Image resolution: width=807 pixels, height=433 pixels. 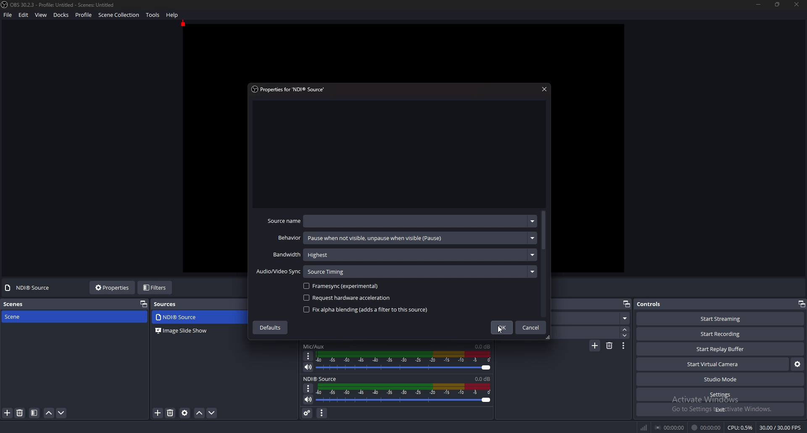 What do you see at coordinates (720, 334) in the screenshot?
I see `start recording` at bounding box center [720, 334].